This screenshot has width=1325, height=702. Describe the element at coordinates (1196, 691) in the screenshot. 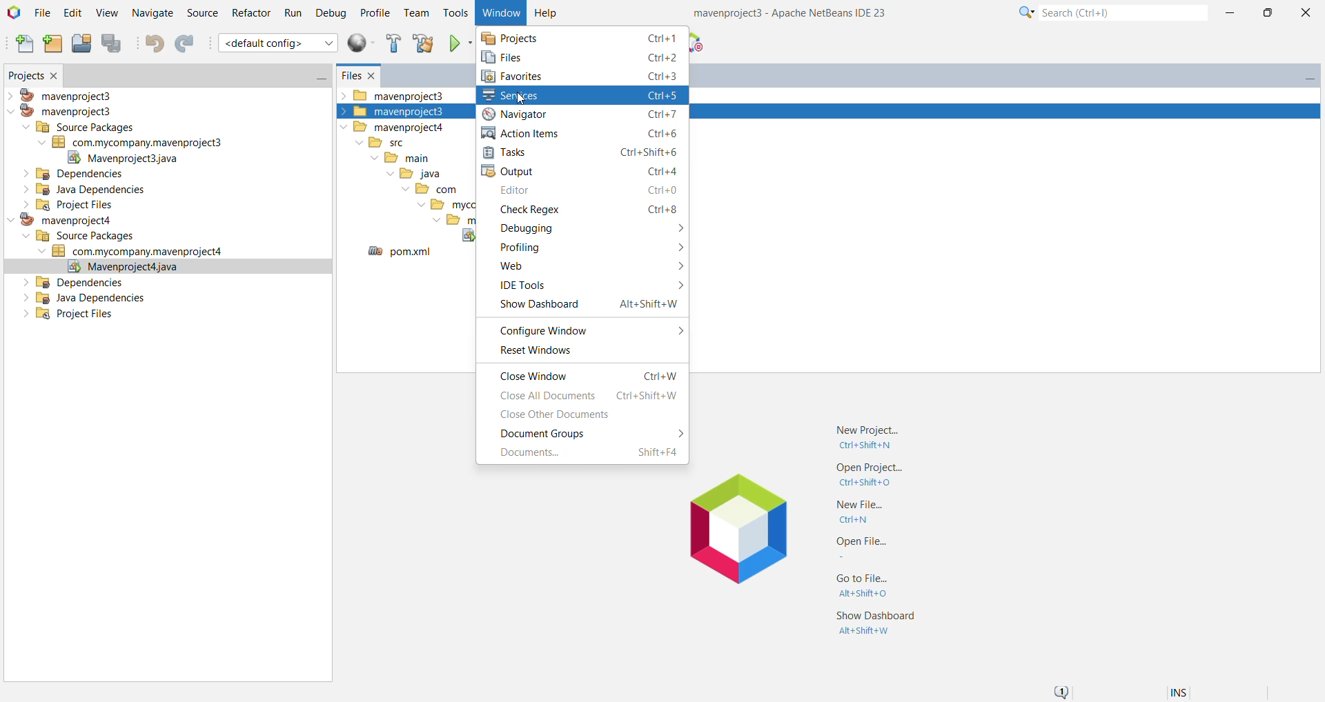

I see `Encoding` at that location.